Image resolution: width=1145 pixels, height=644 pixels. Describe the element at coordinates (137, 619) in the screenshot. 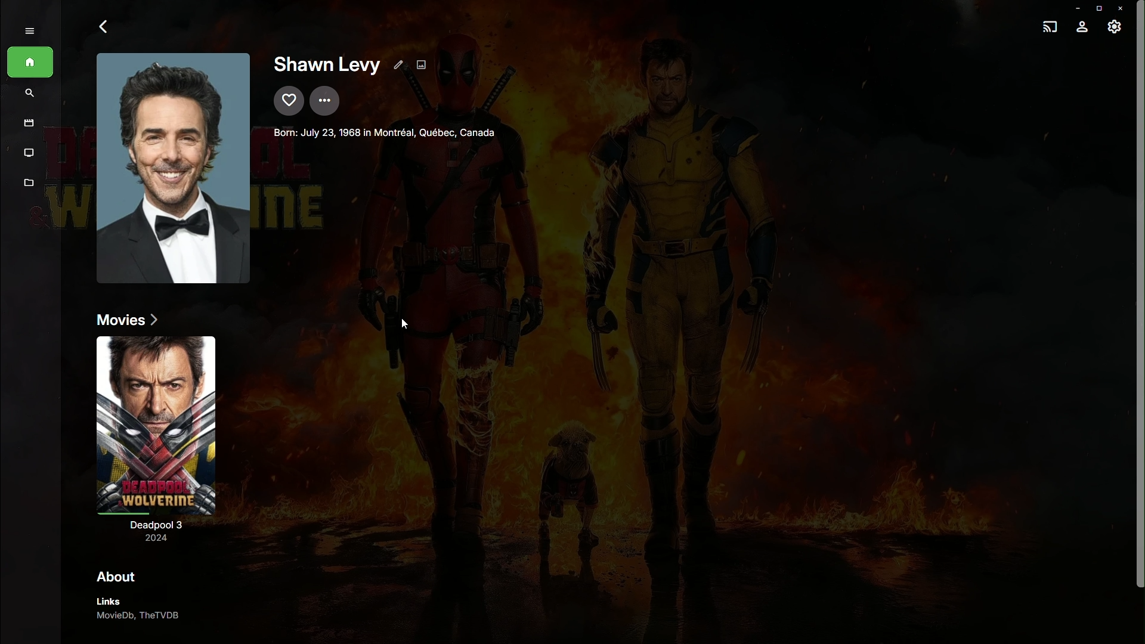

I see `MovieDB, TheTVDB` at that location.